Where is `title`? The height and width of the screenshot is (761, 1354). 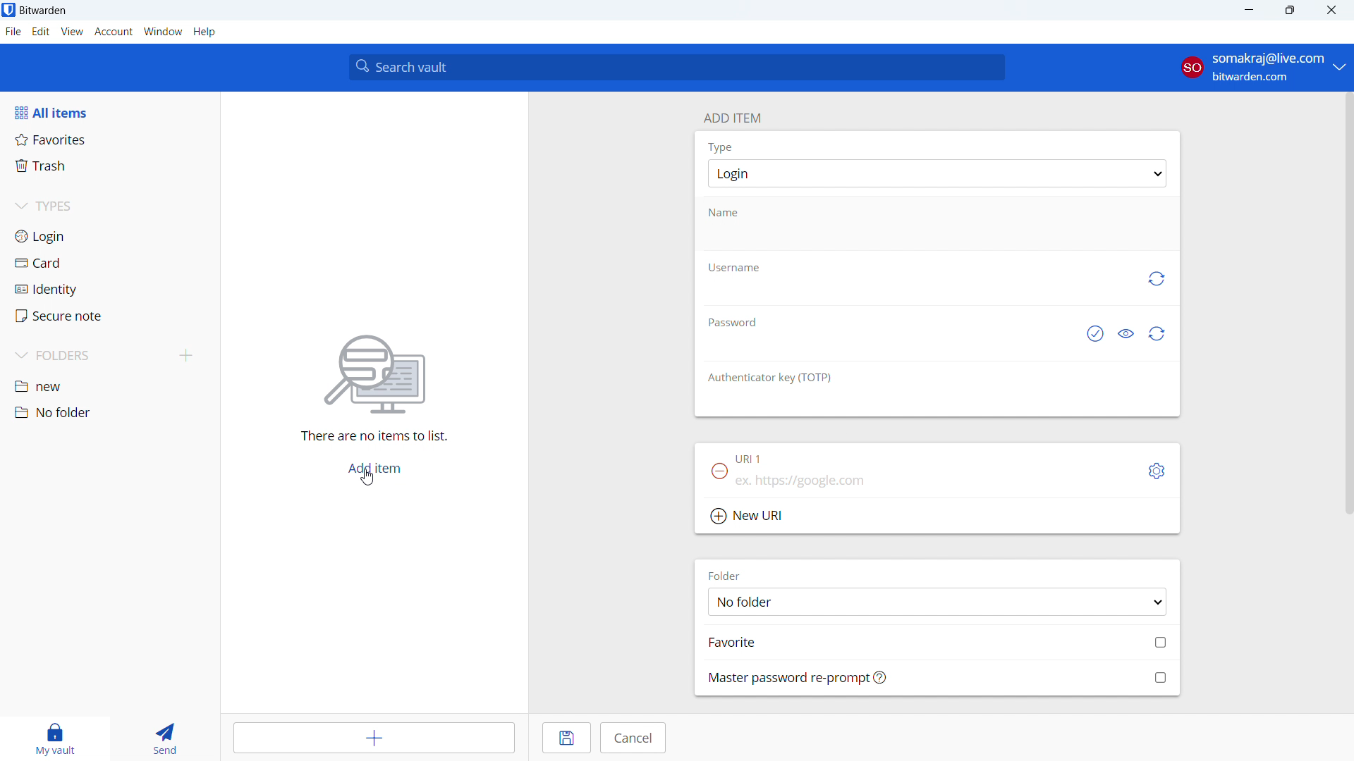 title is located at coordinates (43, 11).